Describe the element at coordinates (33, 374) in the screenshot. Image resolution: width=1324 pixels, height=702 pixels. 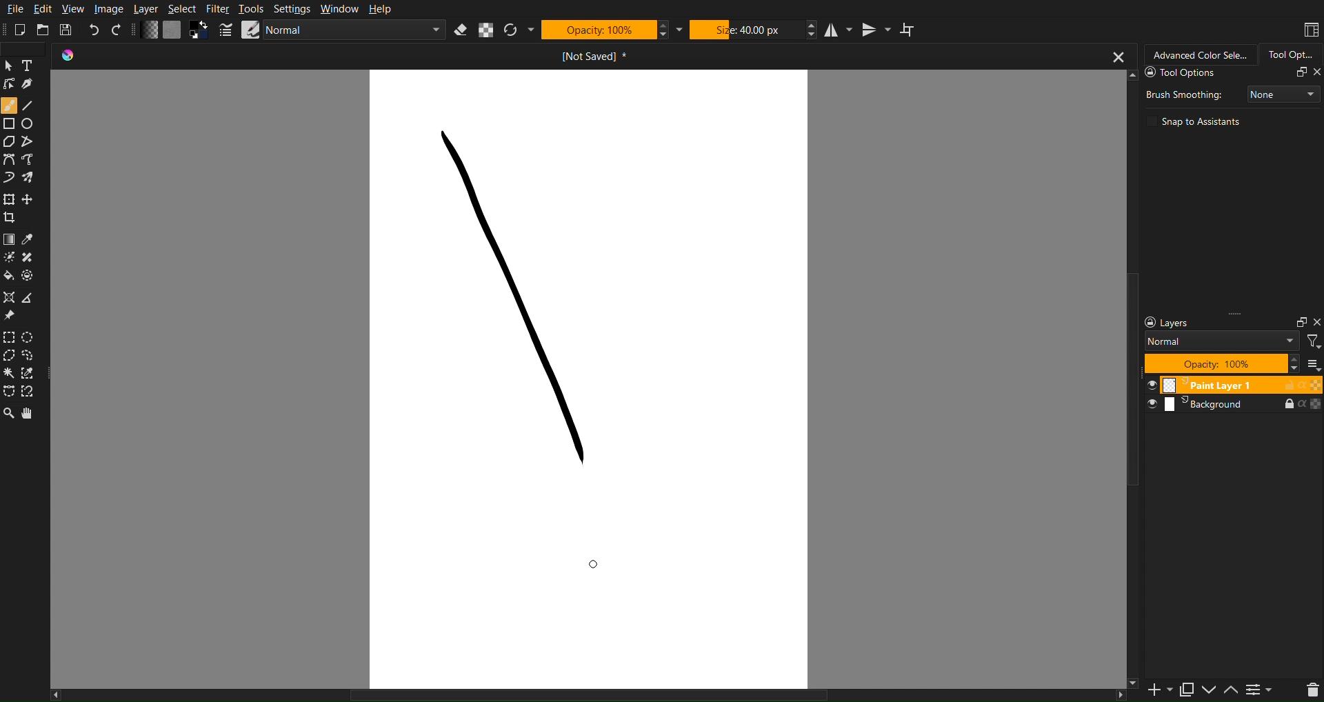
I see `Picker Marquee` at that location.